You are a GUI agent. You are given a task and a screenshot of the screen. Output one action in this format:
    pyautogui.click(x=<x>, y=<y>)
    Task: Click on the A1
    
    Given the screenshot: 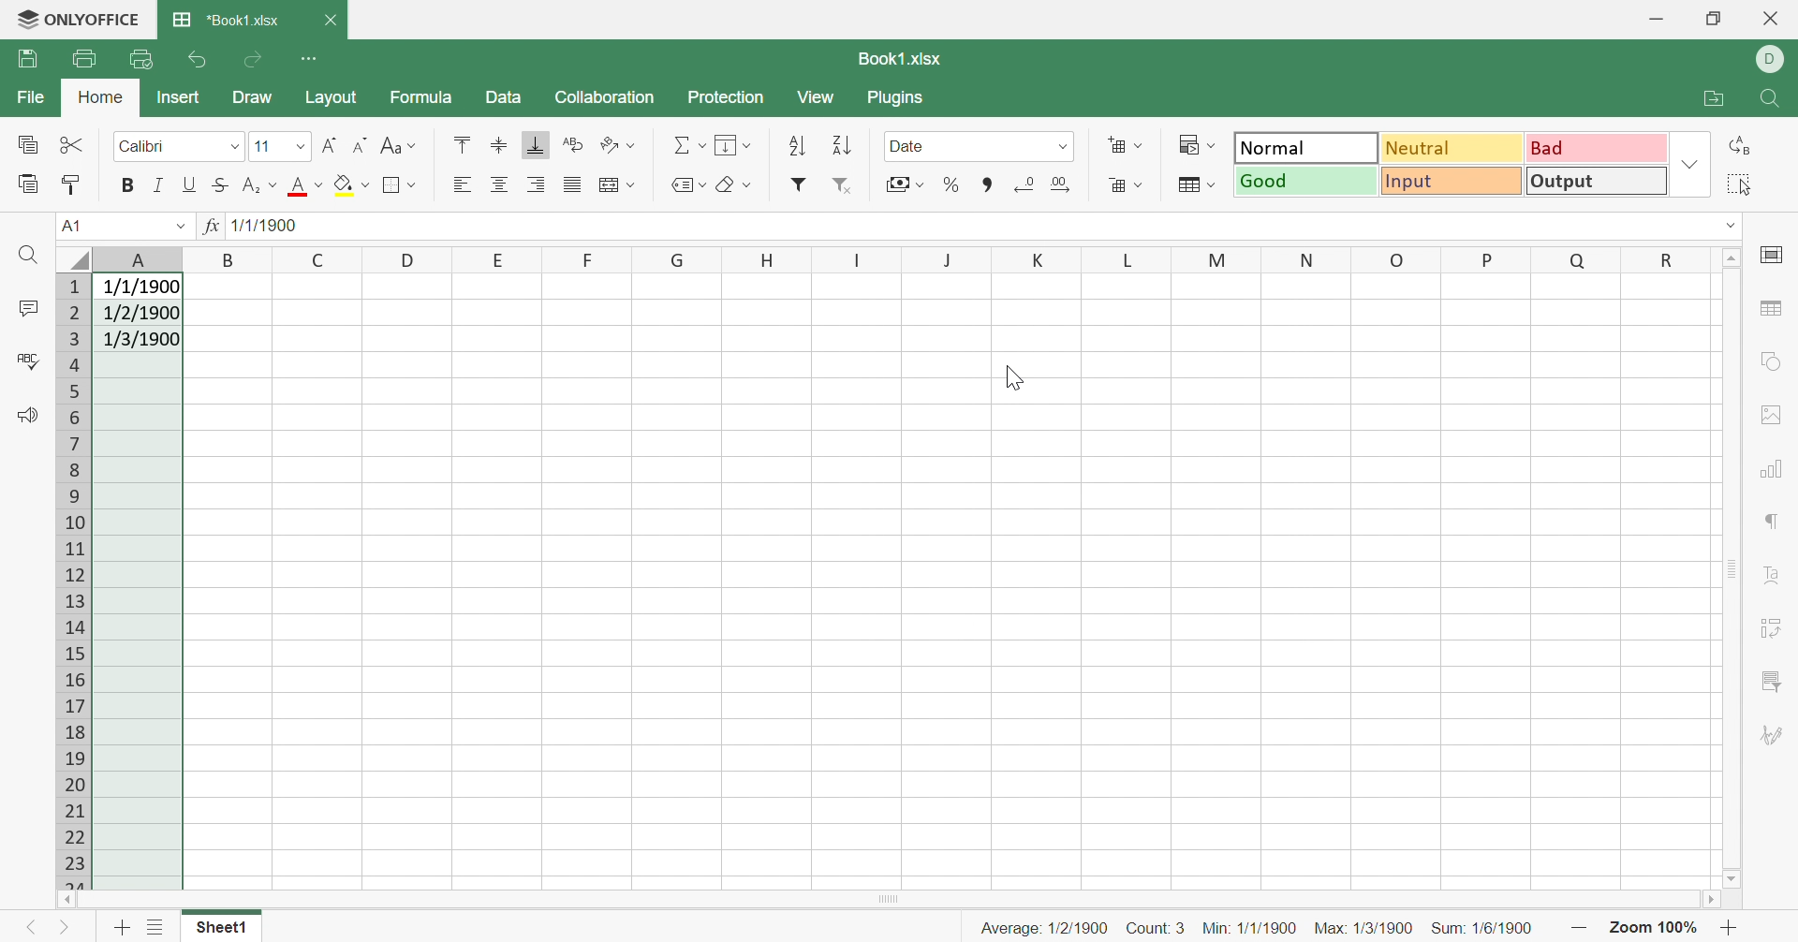 What is the action you would take?
    pyautogui.click(x=73, y=227)
    